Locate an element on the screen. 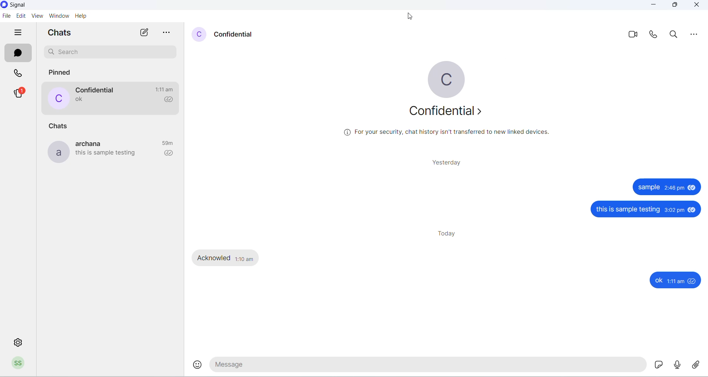 Image resolution: width=708 pixels, height=377 pixels. 1:11 am is located at coordinates (676, 281).